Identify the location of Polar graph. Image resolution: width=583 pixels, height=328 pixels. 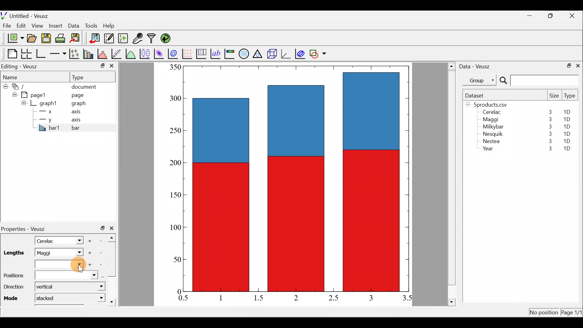
(243, 53).